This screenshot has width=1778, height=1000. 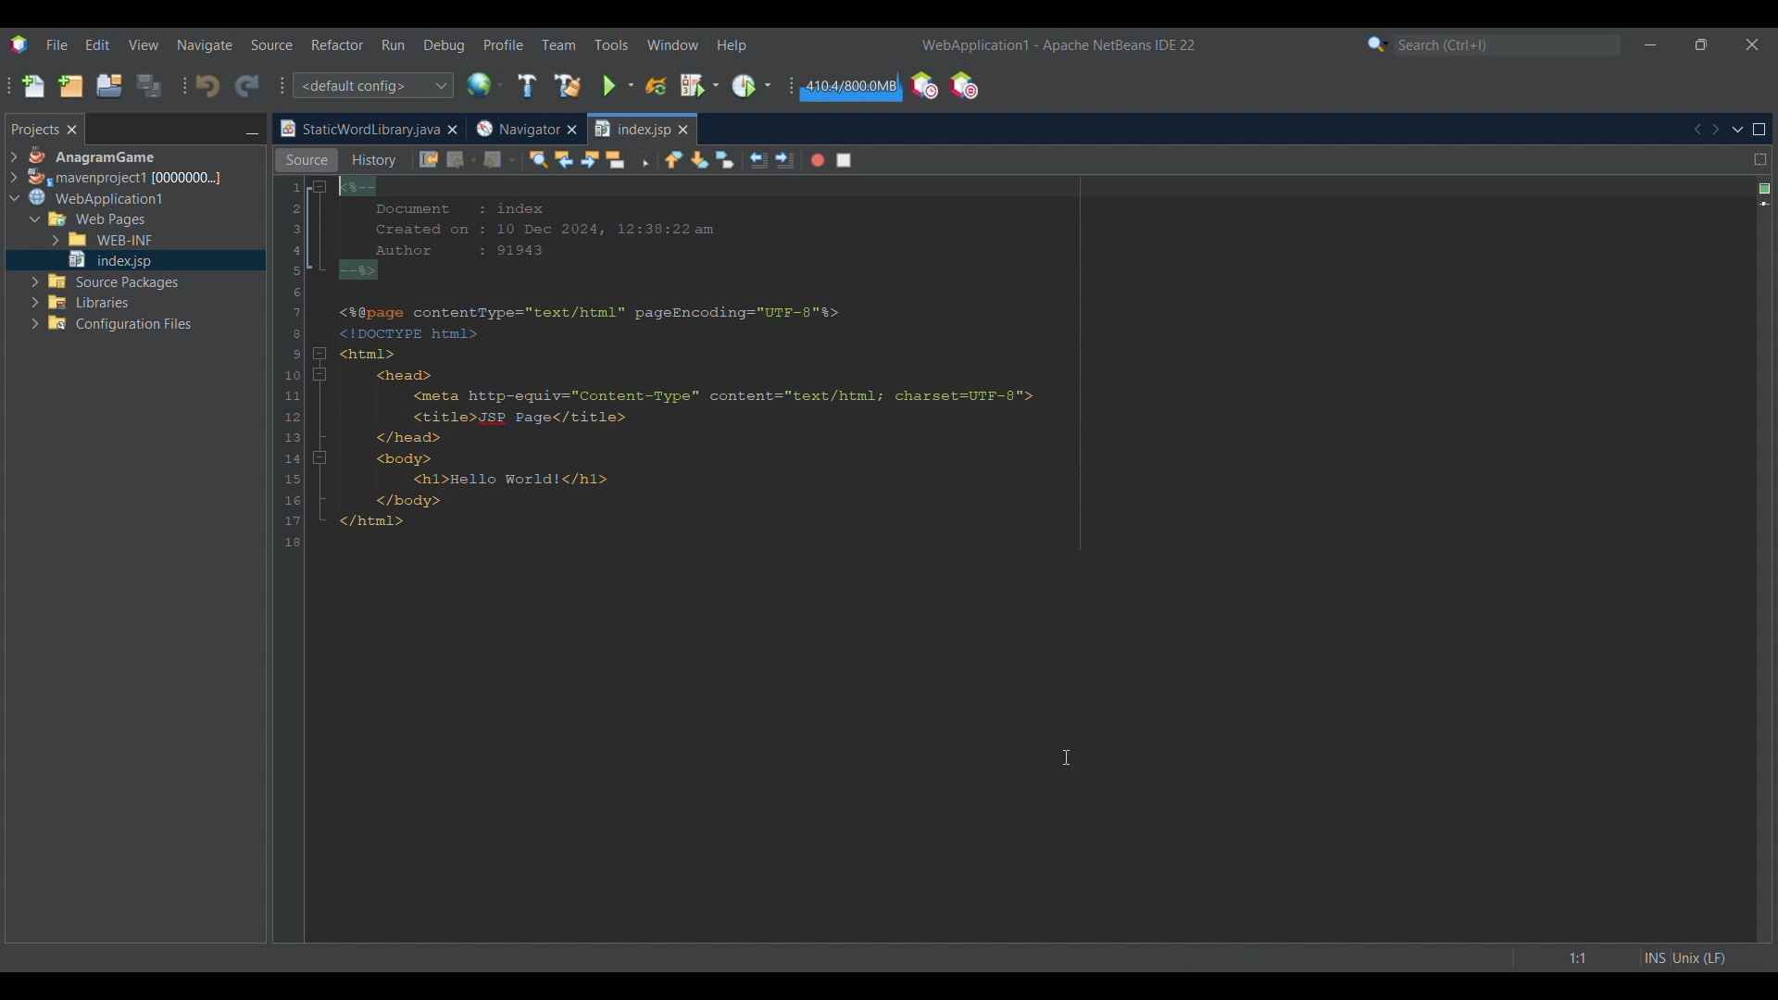 What do you see at coordinates (673, 44) in the screenshot?
I see `Window menu` at bounding box center [673, 44].